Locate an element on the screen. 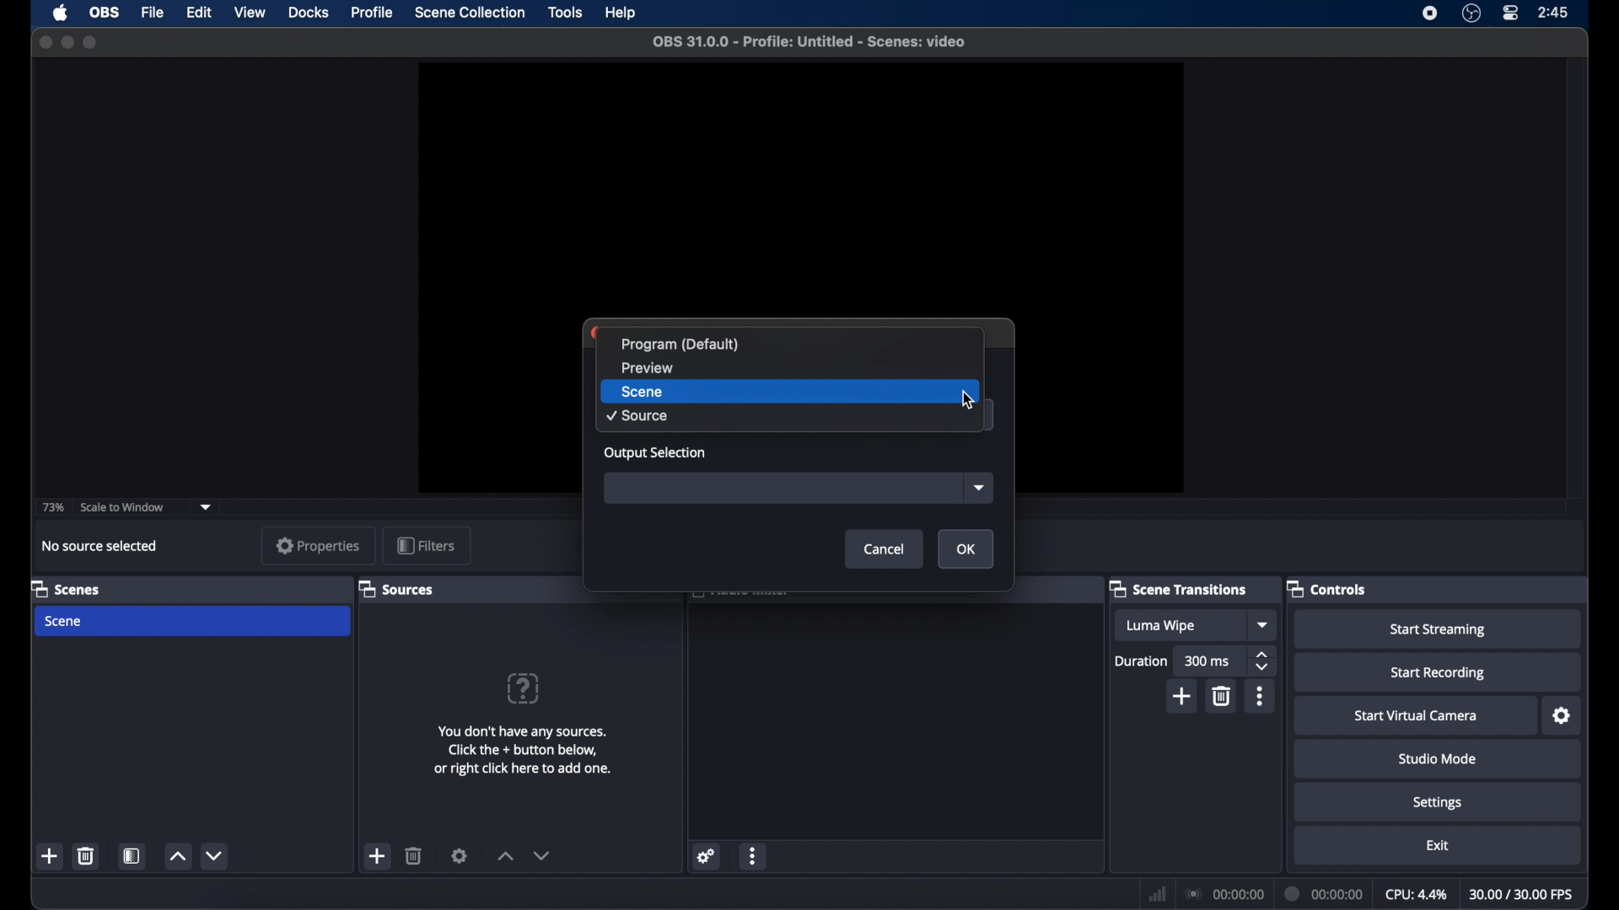 This screenshot has width=1619, height=910. profile is located at coordinates (371, 13).